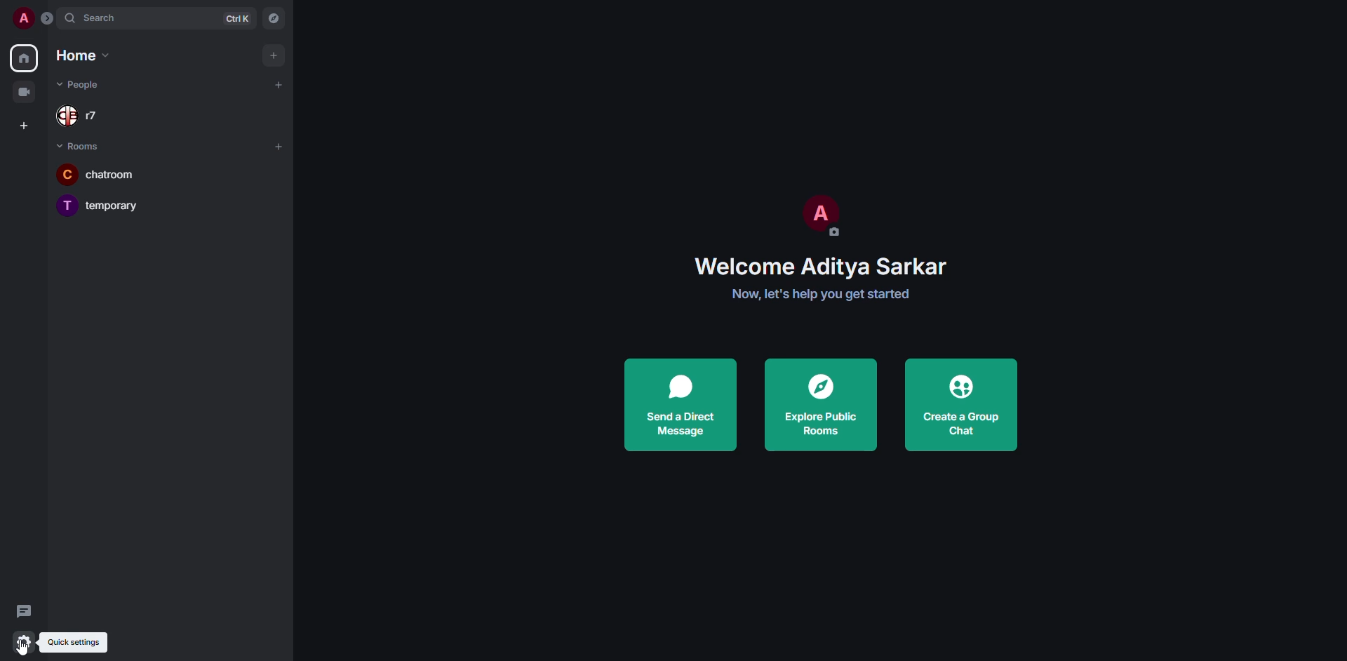 The width and height of the screenshot is (1347, 661). I want to click on add, so click(274, 55).